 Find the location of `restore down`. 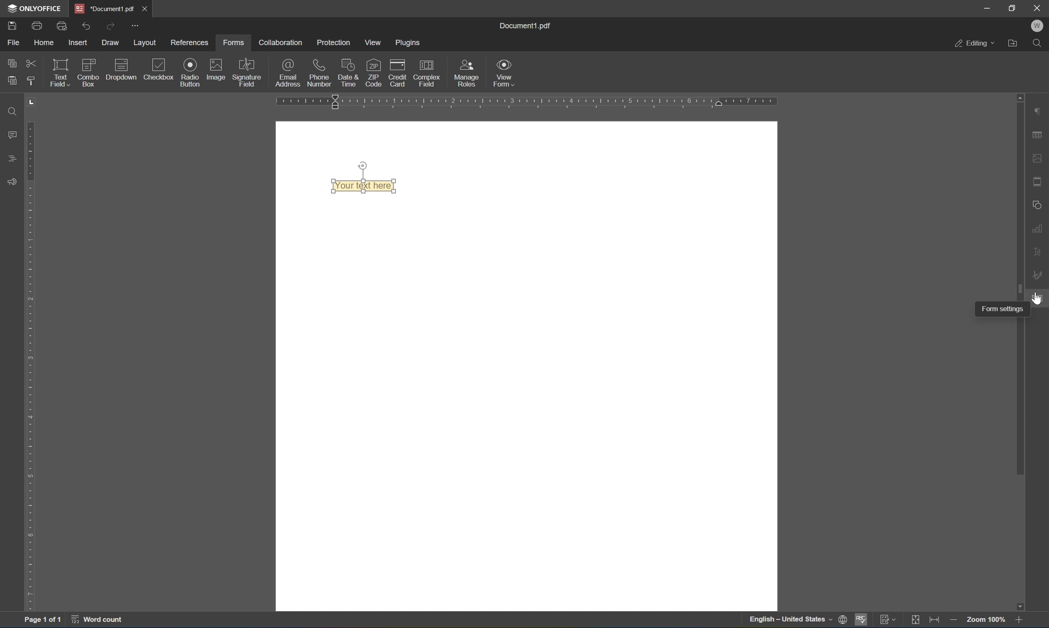

restore down is located at coordinates (1013, 7).